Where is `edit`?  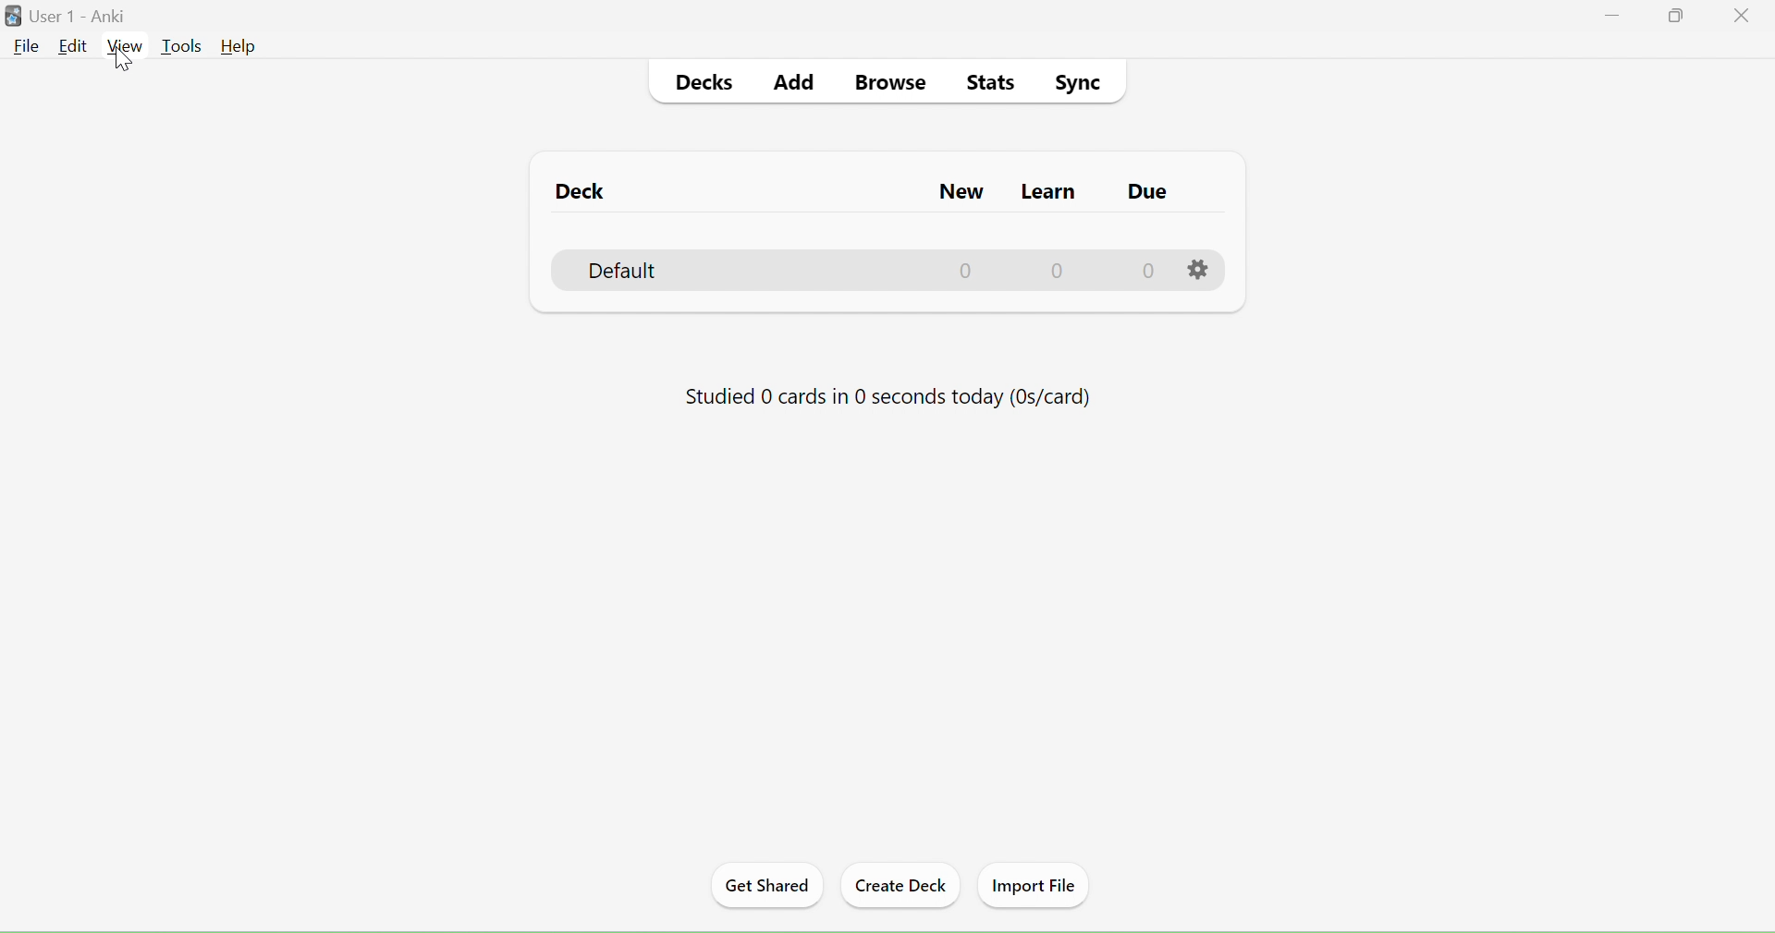 edit is located at coordinates (72, 46).